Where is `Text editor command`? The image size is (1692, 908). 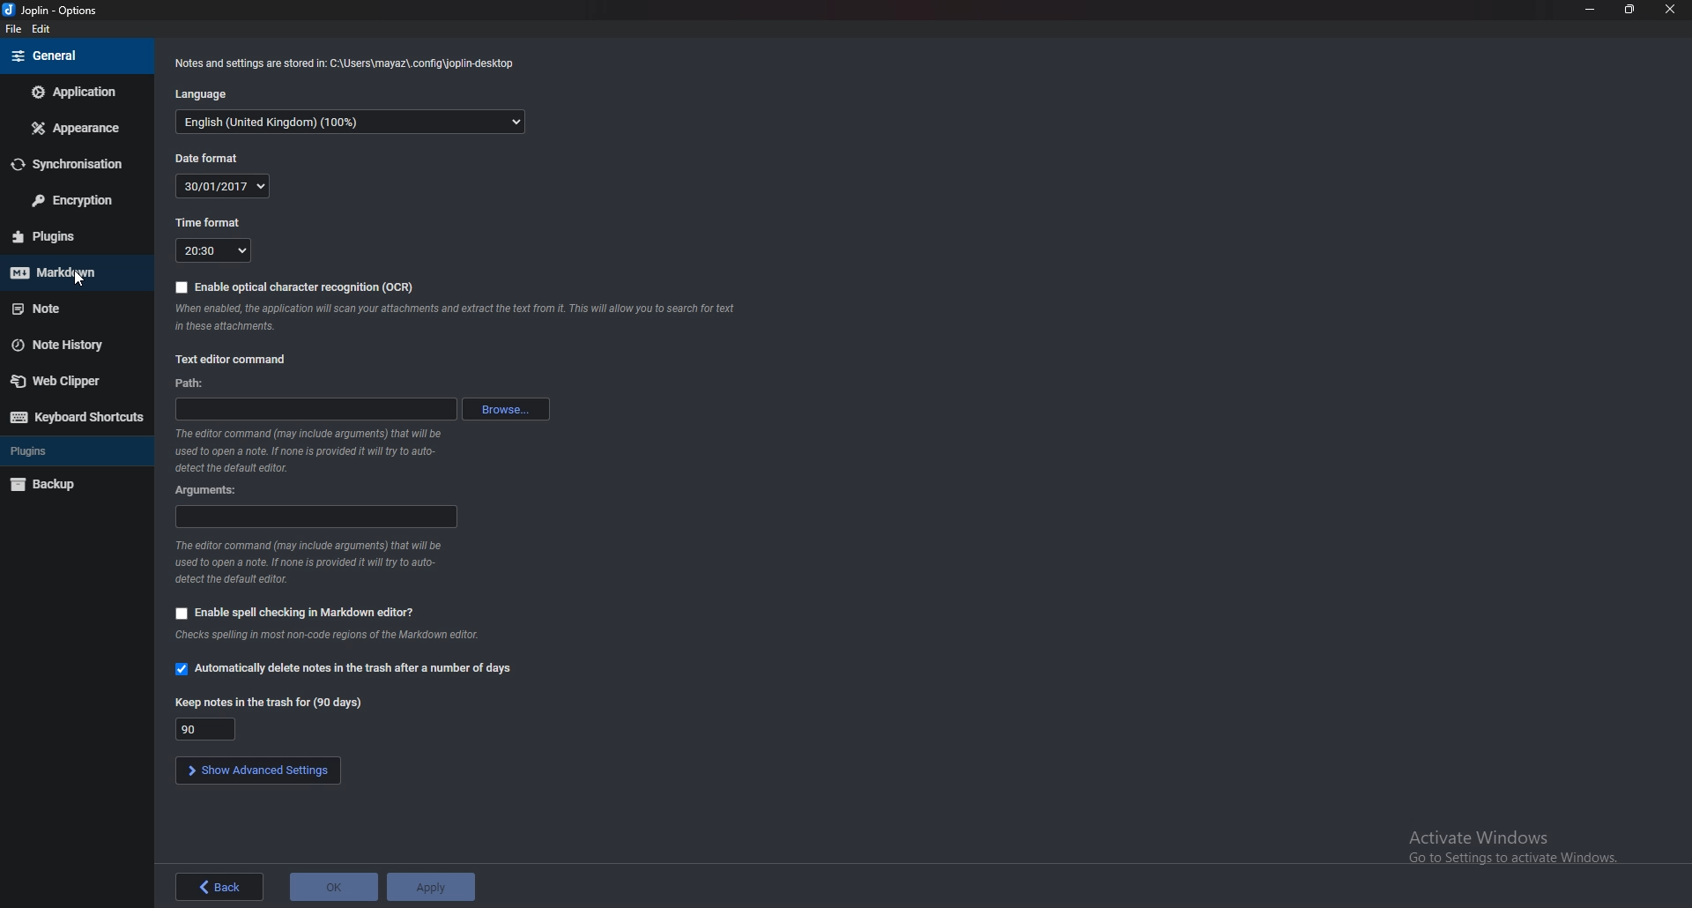 Text editor command is located at coordinates (227, 361).